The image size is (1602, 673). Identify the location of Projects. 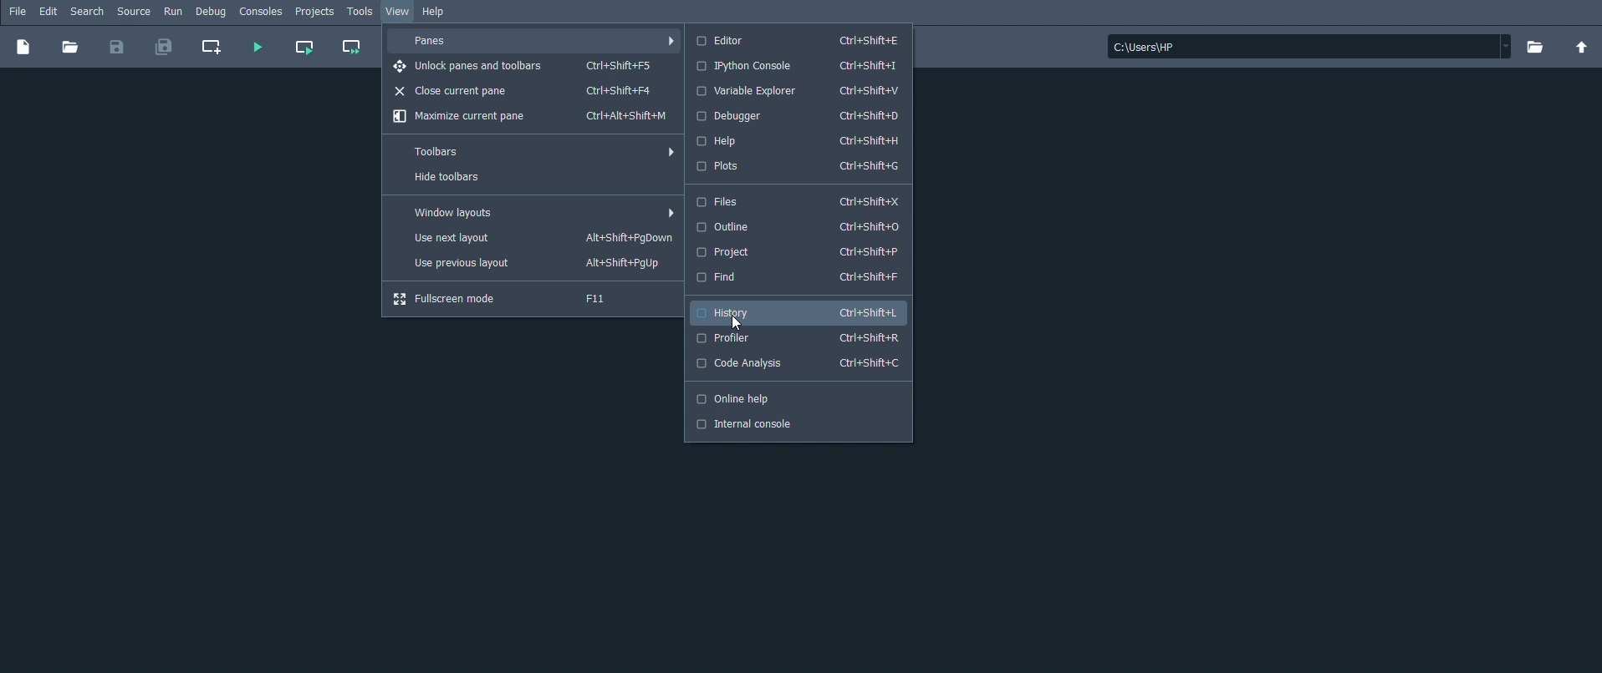
(315, 12).